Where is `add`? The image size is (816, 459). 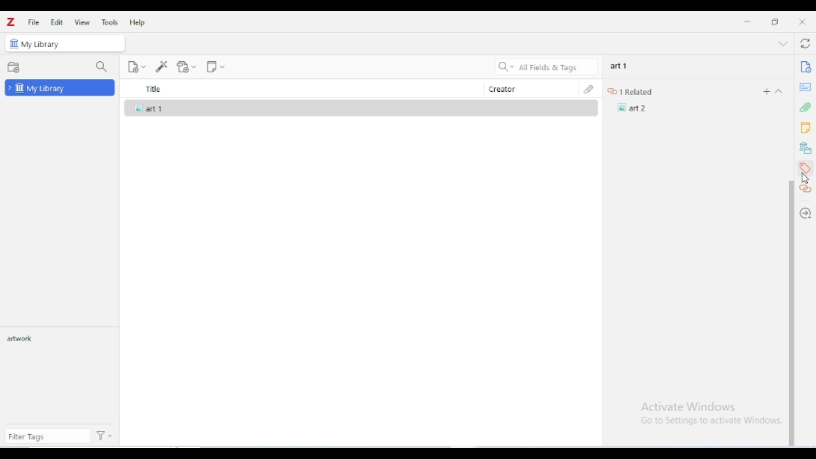 add is located at coordinates (764, 91).